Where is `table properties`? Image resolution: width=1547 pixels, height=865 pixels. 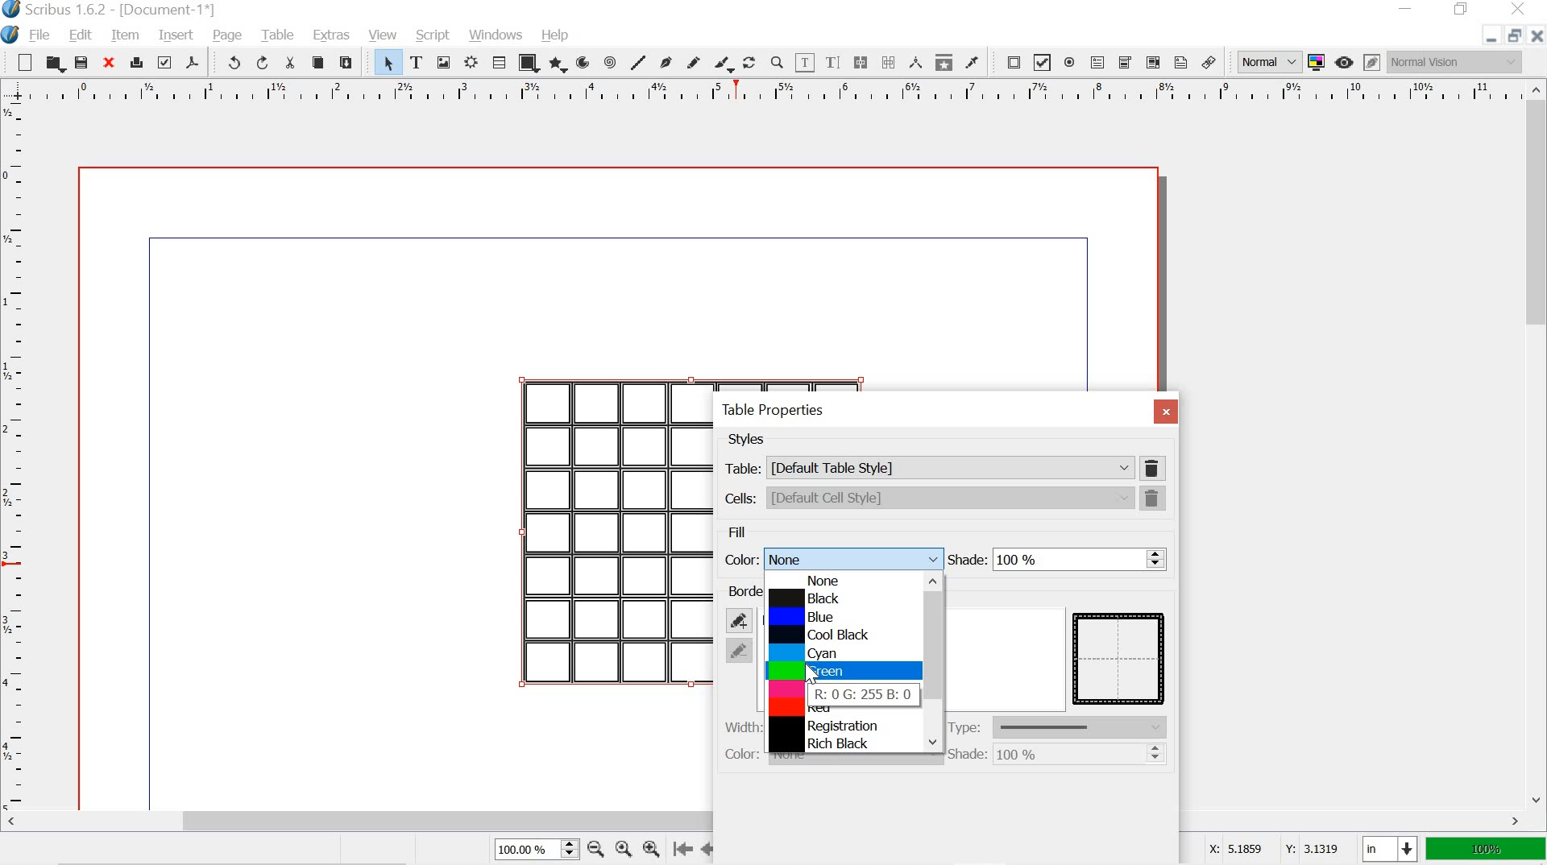
table properties is located at coordinates (770, 411).